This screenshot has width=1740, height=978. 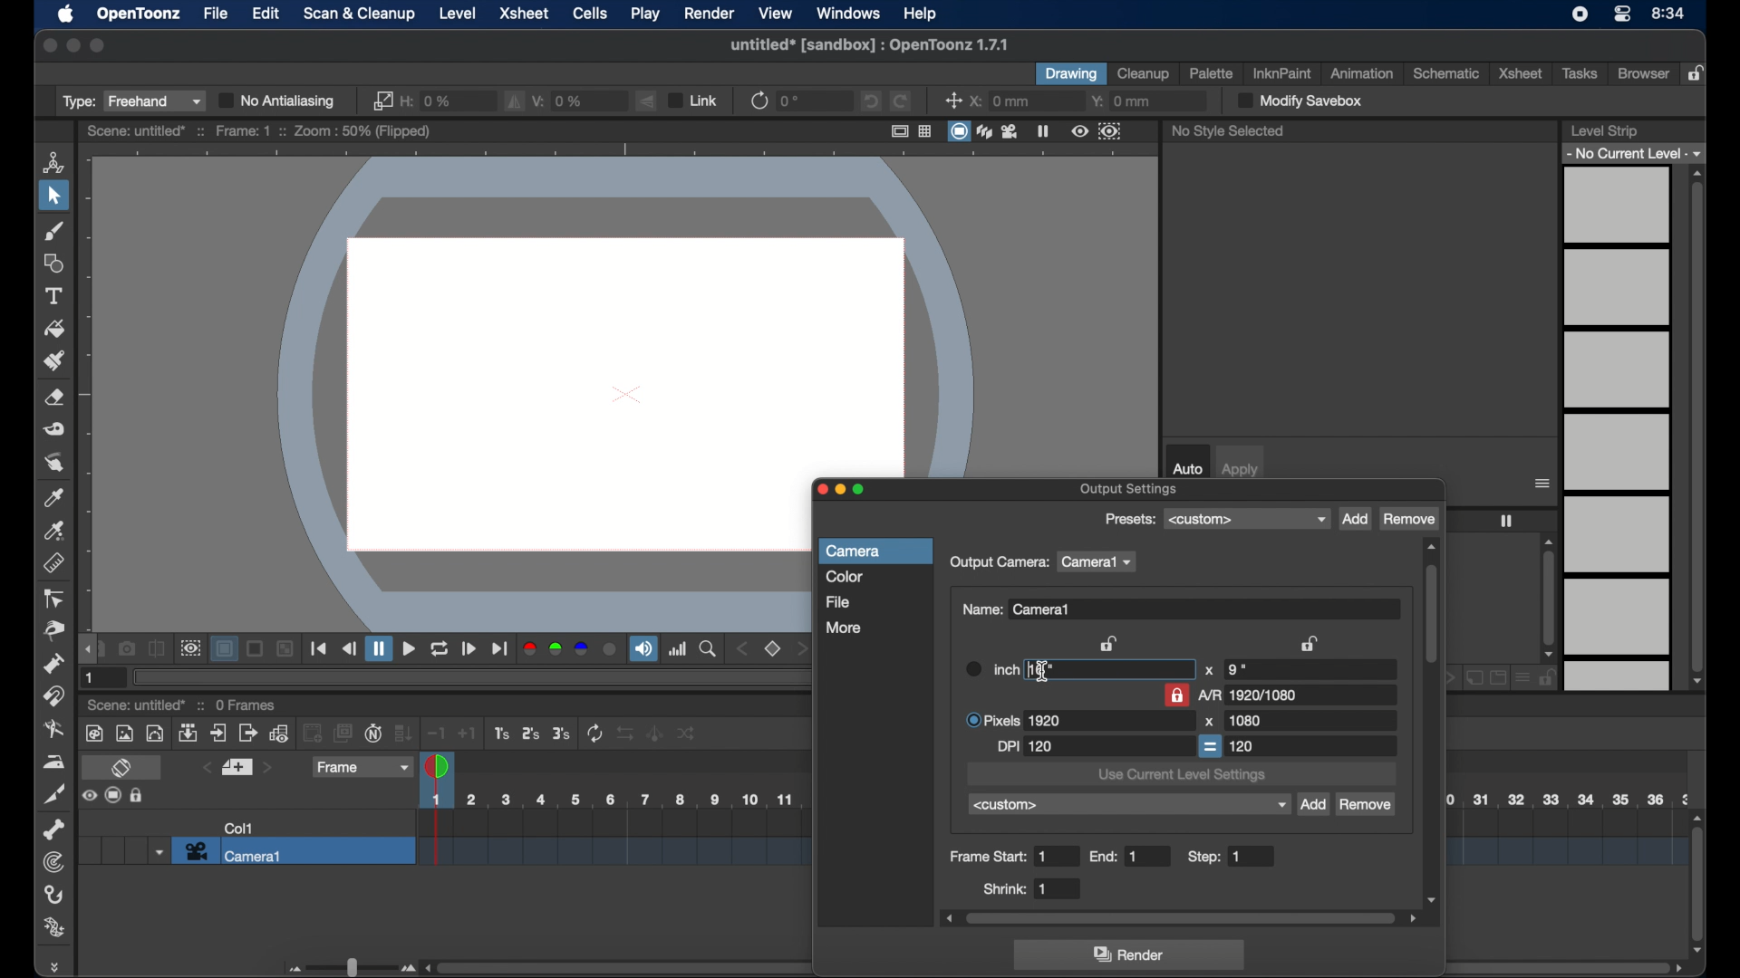 I want to click on , so click(x=1551, y=677).